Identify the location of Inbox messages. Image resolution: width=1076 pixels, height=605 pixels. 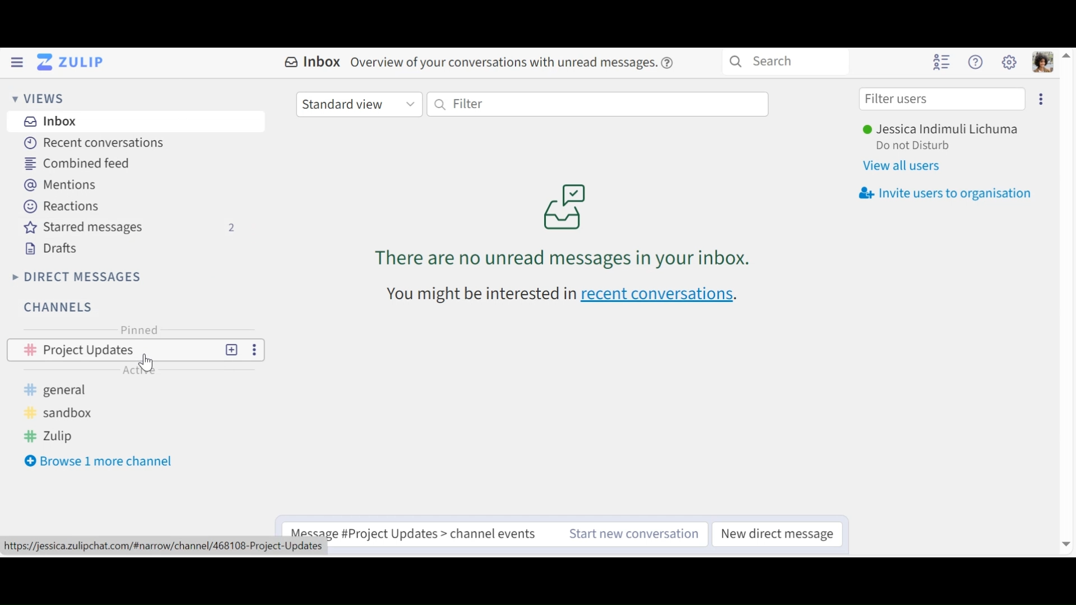
(562, 221).